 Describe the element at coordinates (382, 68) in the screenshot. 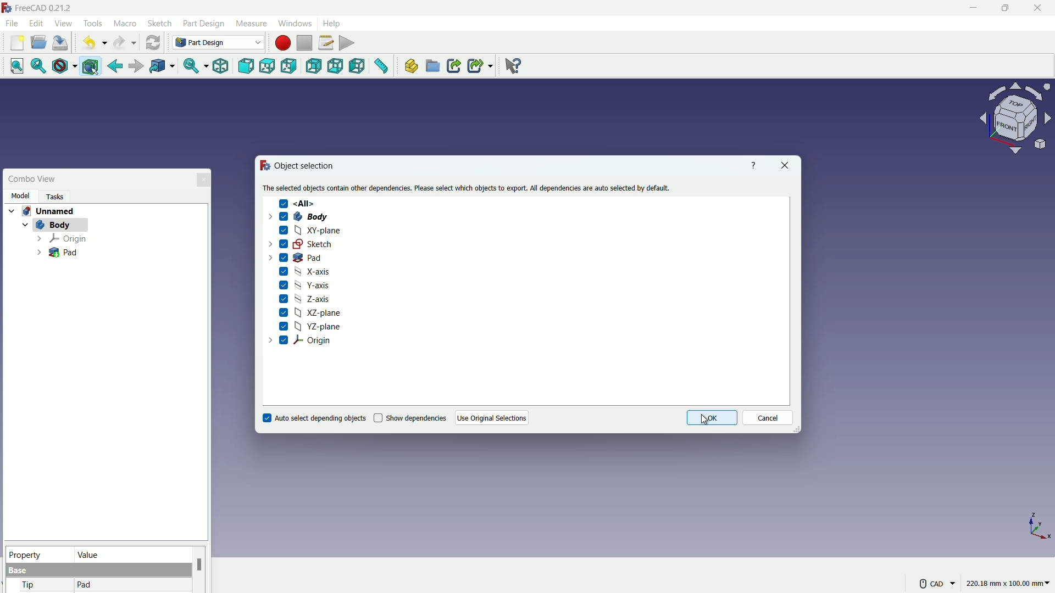

I see `measure` at that location.